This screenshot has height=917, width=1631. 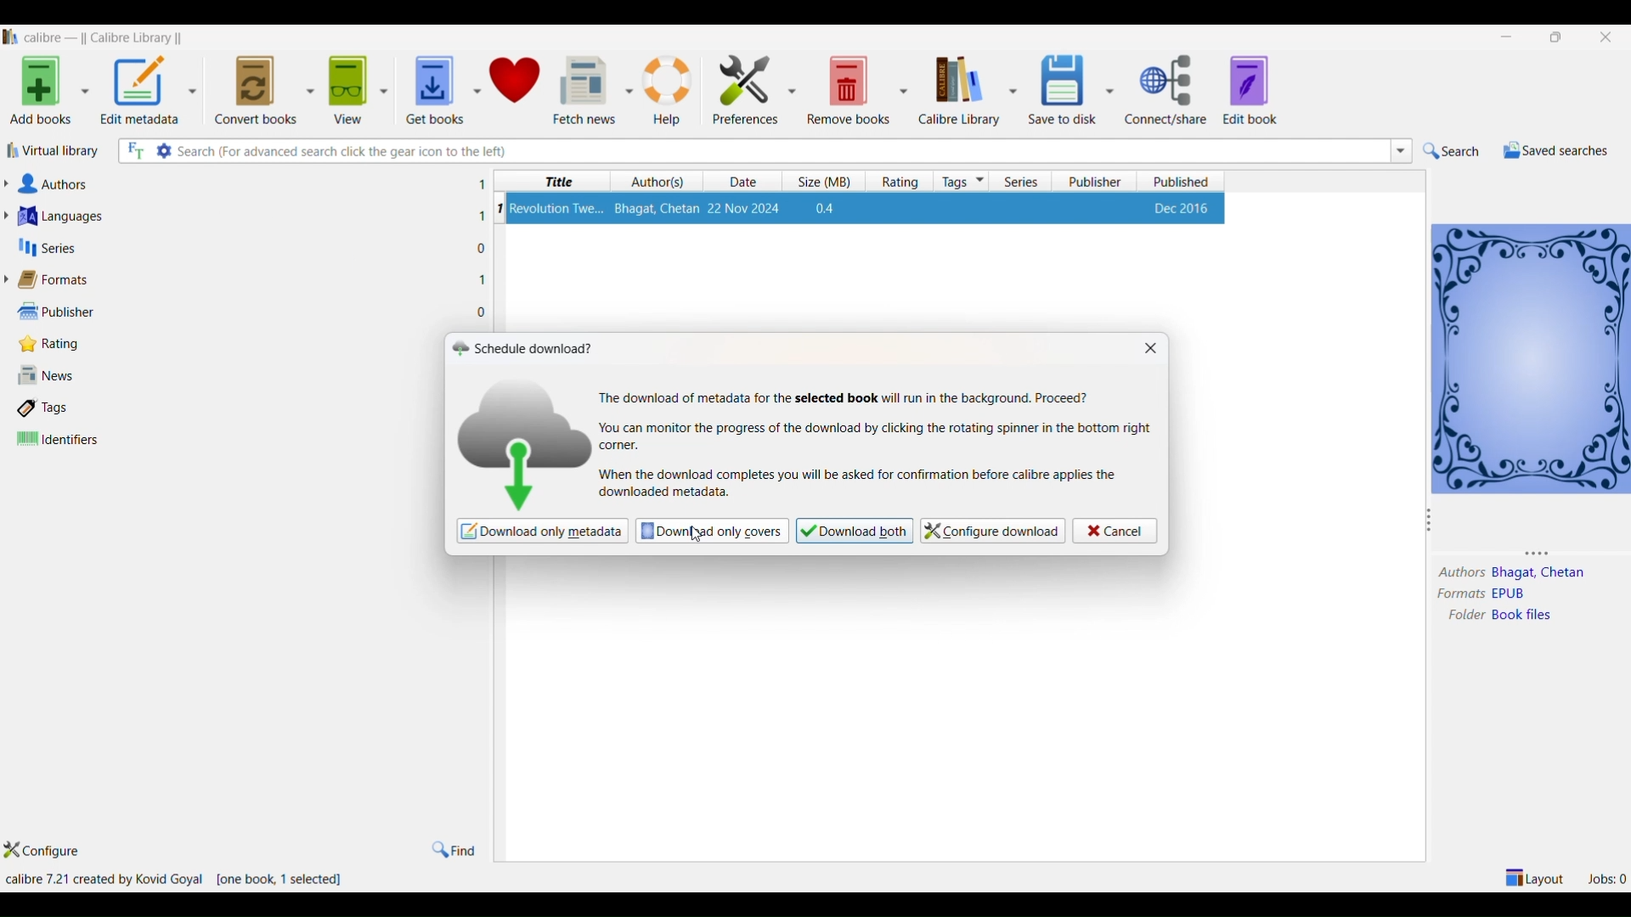 I want to click on authors and number of authors, so click(x=59, y=184).